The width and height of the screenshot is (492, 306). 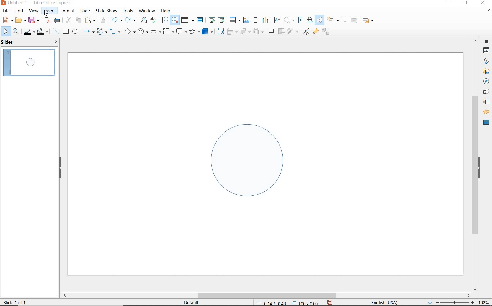 What do you see at coordinates (147, 10) in the screenshot?
I see `window` at bounding box center [147, 10].